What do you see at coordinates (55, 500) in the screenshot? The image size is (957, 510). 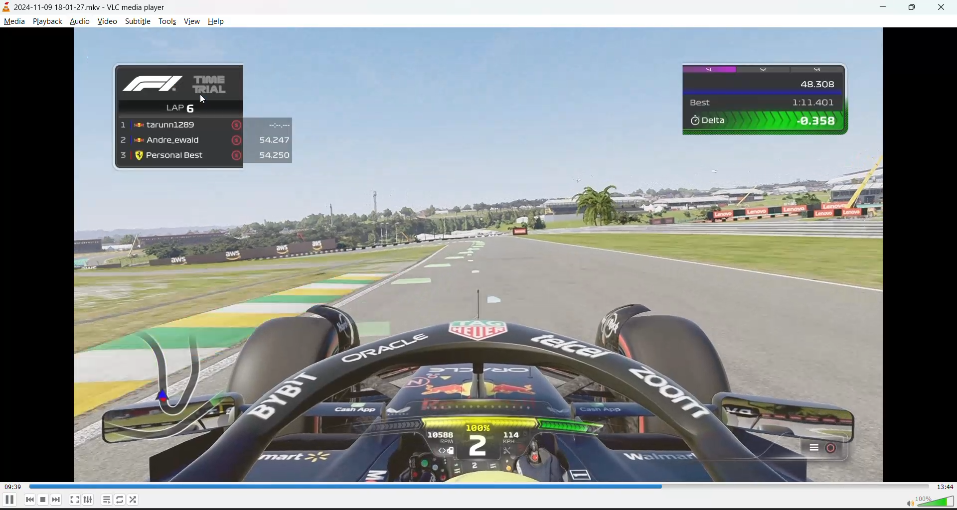 I see `next` at bounding box center [55, 500].